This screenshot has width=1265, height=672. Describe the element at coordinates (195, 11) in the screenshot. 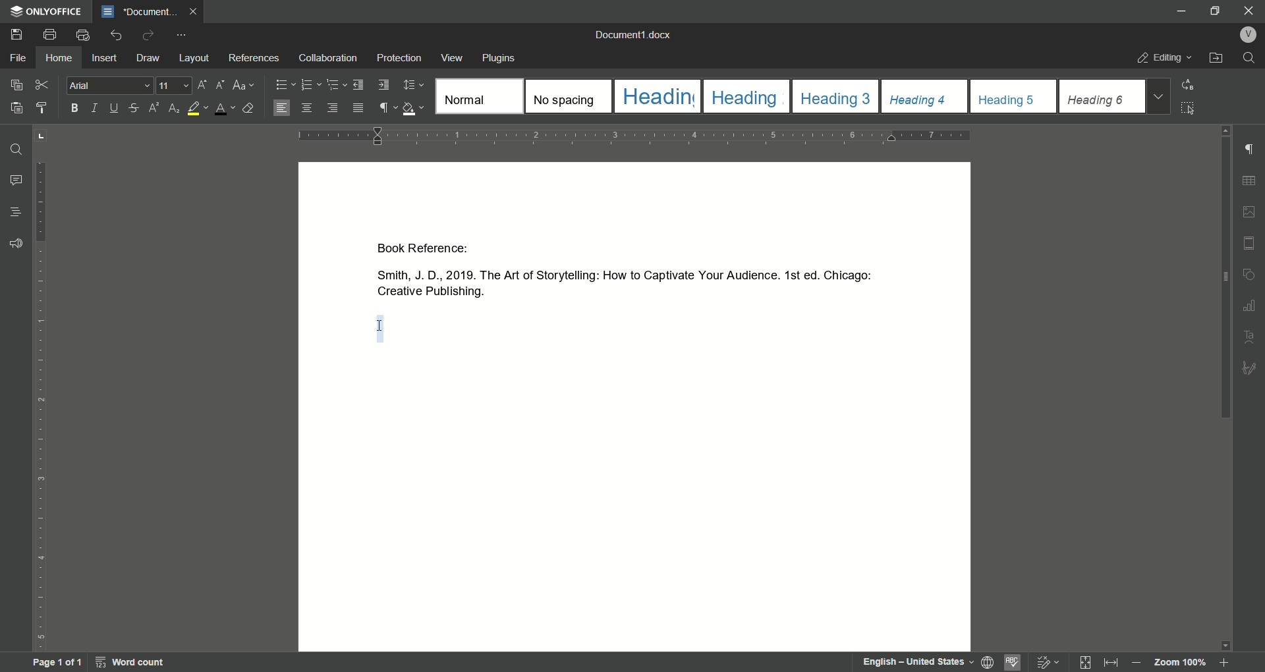

I see `close` at that location.